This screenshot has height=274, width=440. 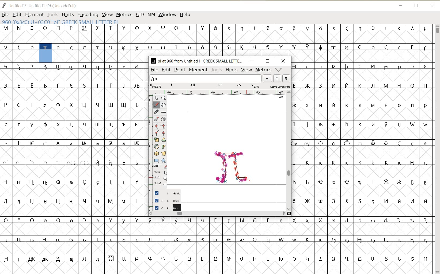 I want to click on help/window, so click(x=279, y=70).